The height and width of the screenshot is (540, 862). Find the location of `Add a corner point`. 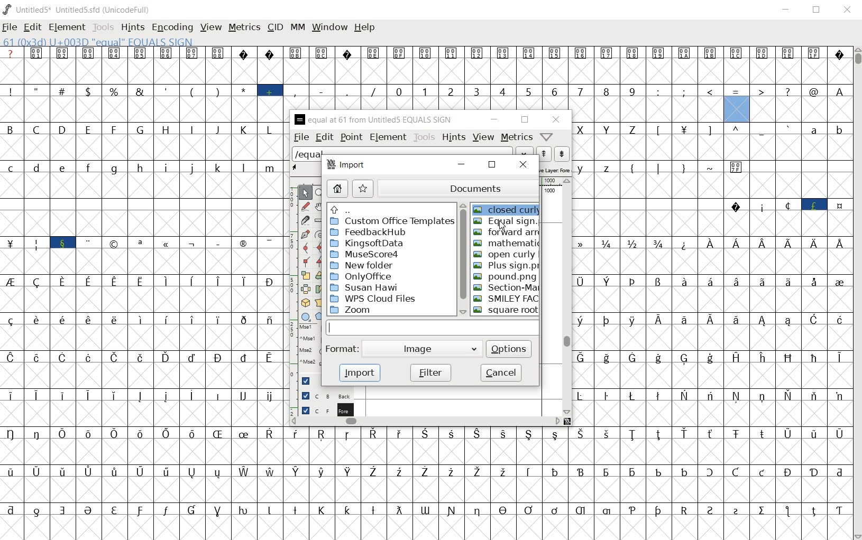

Add a corner point is located at coordinates (320, 262).